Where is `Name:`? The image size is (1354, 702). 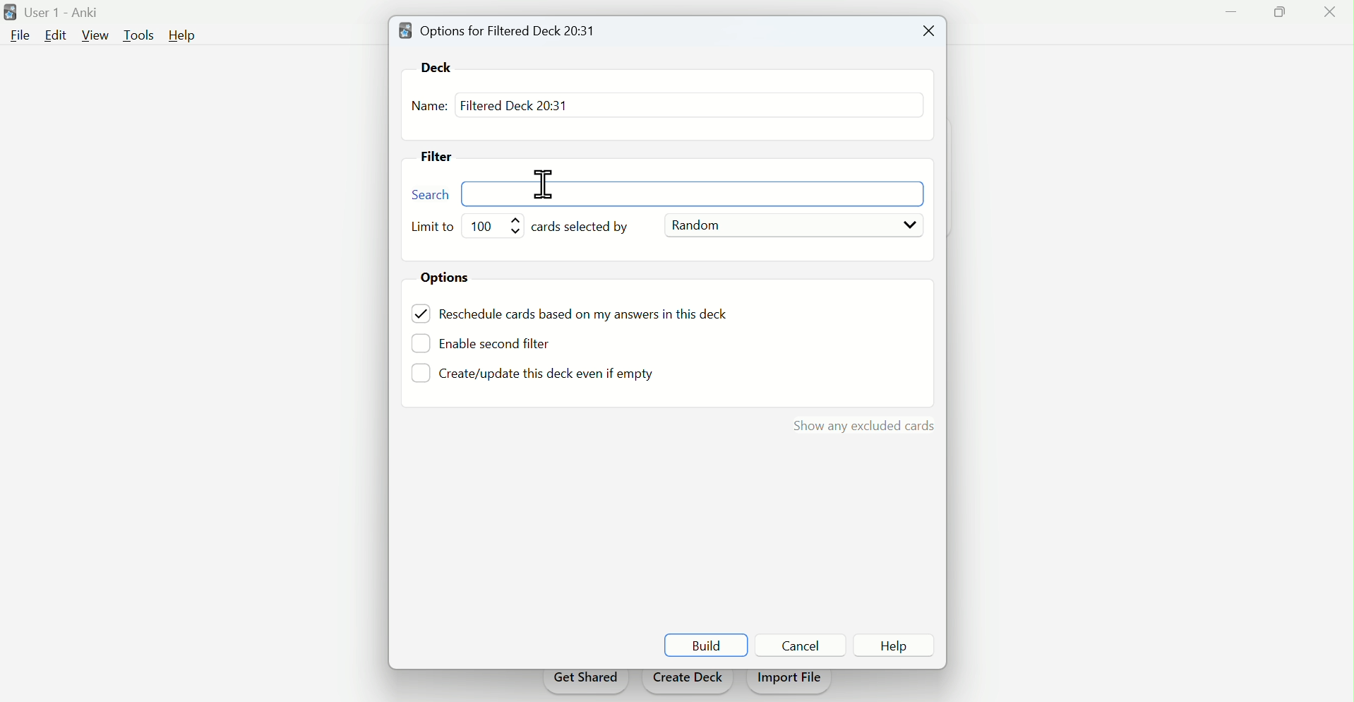
Name: is located at coordinates (429, 107).